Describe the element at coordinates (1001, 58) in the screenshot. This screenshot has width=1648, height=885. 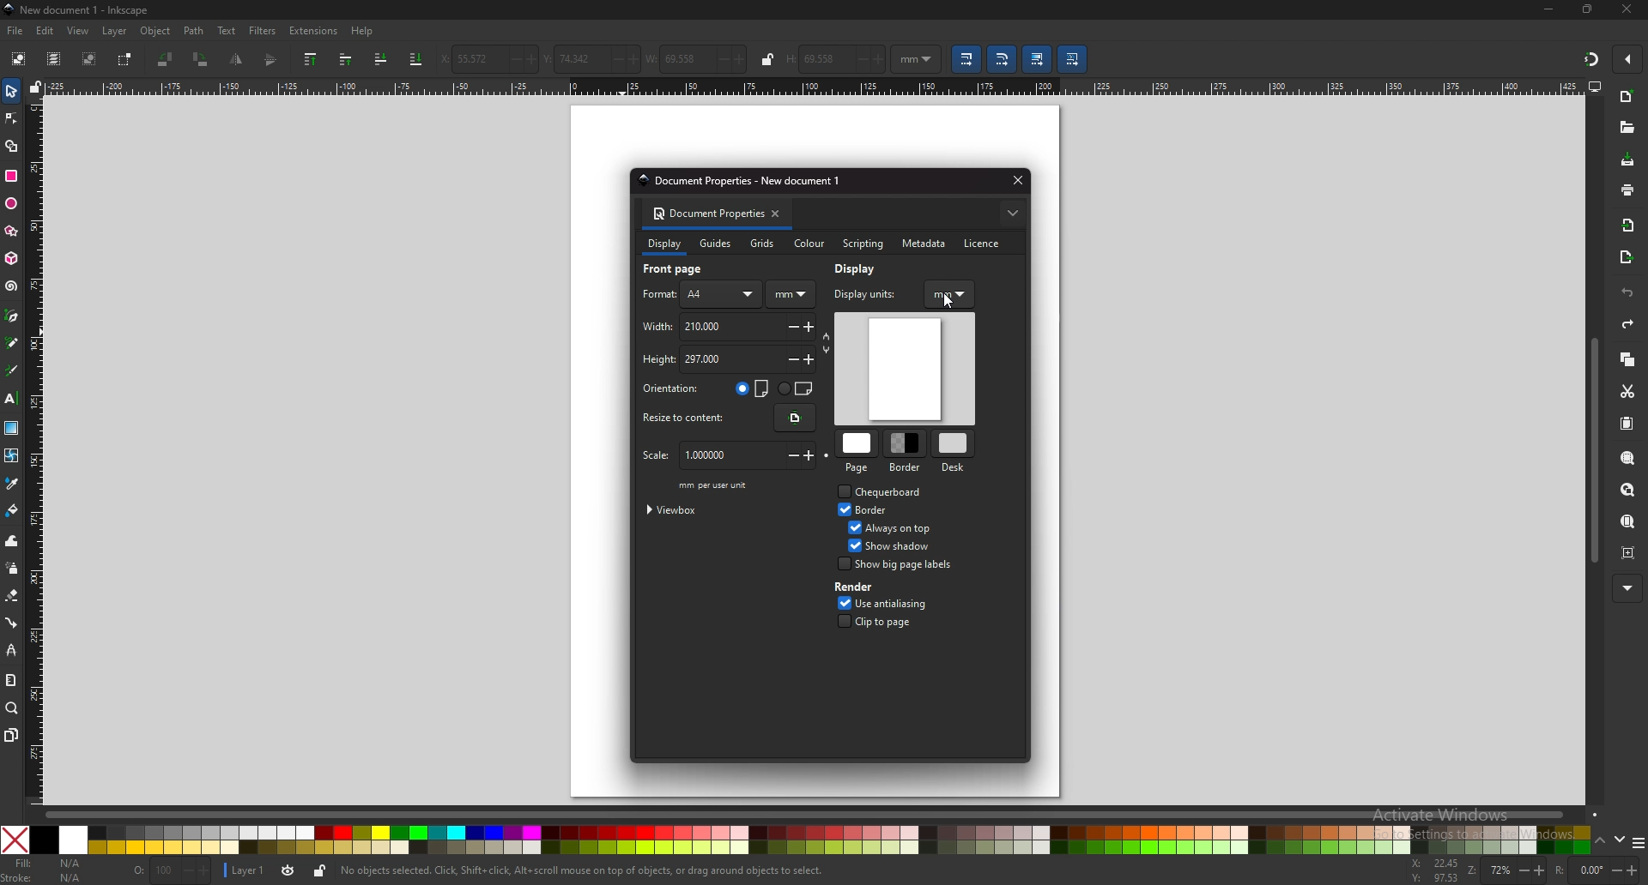
I see `scale radii` at that location.